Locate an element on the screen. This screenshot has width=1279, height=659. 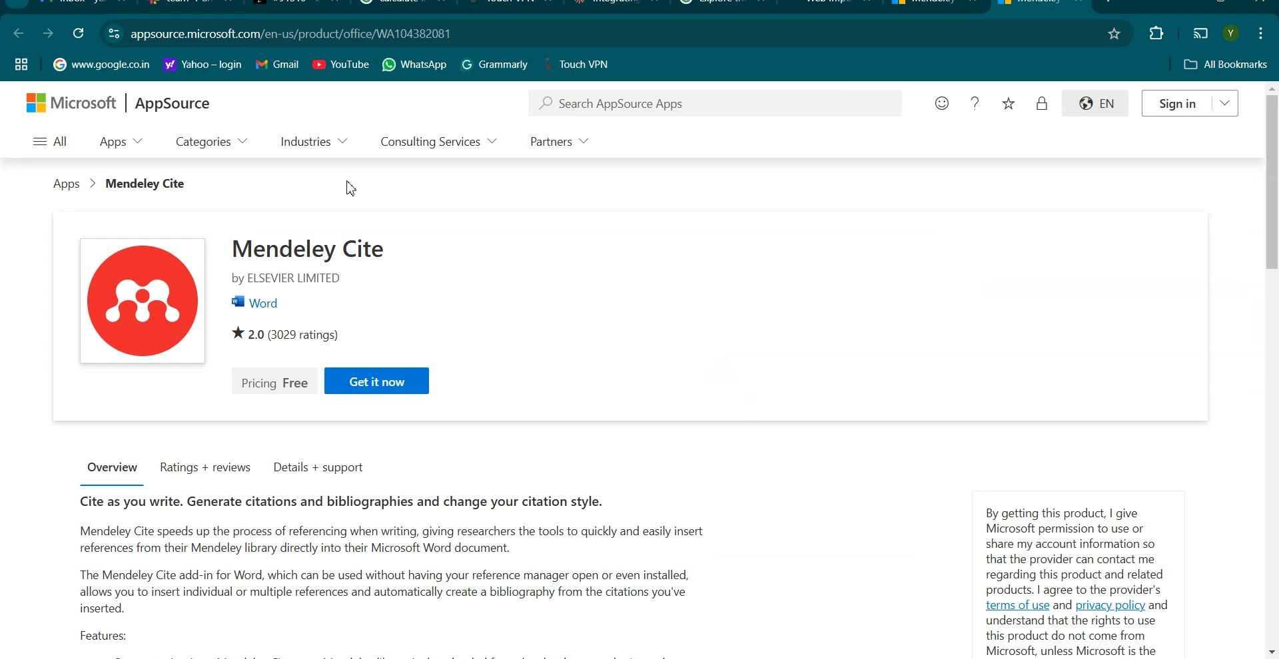
mendeley cite  is located at coordinates (312, 248).